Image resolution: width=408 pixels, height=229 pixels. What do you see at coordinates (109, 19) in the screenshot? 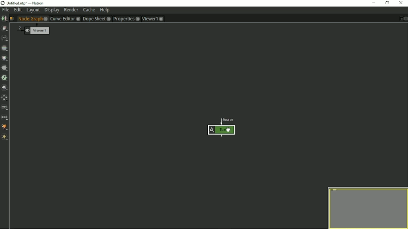
I see `close` at bounding box center [109, 19].